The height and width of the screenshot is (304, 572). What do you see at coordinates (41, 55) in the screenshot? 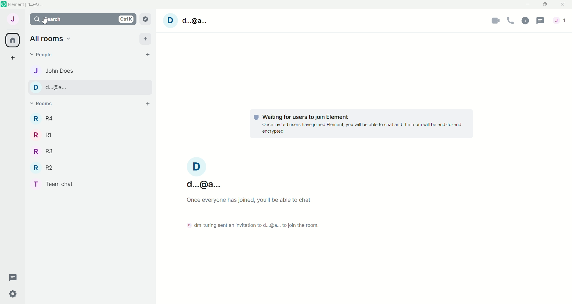
I see `people` at bounding box center [41, 55].